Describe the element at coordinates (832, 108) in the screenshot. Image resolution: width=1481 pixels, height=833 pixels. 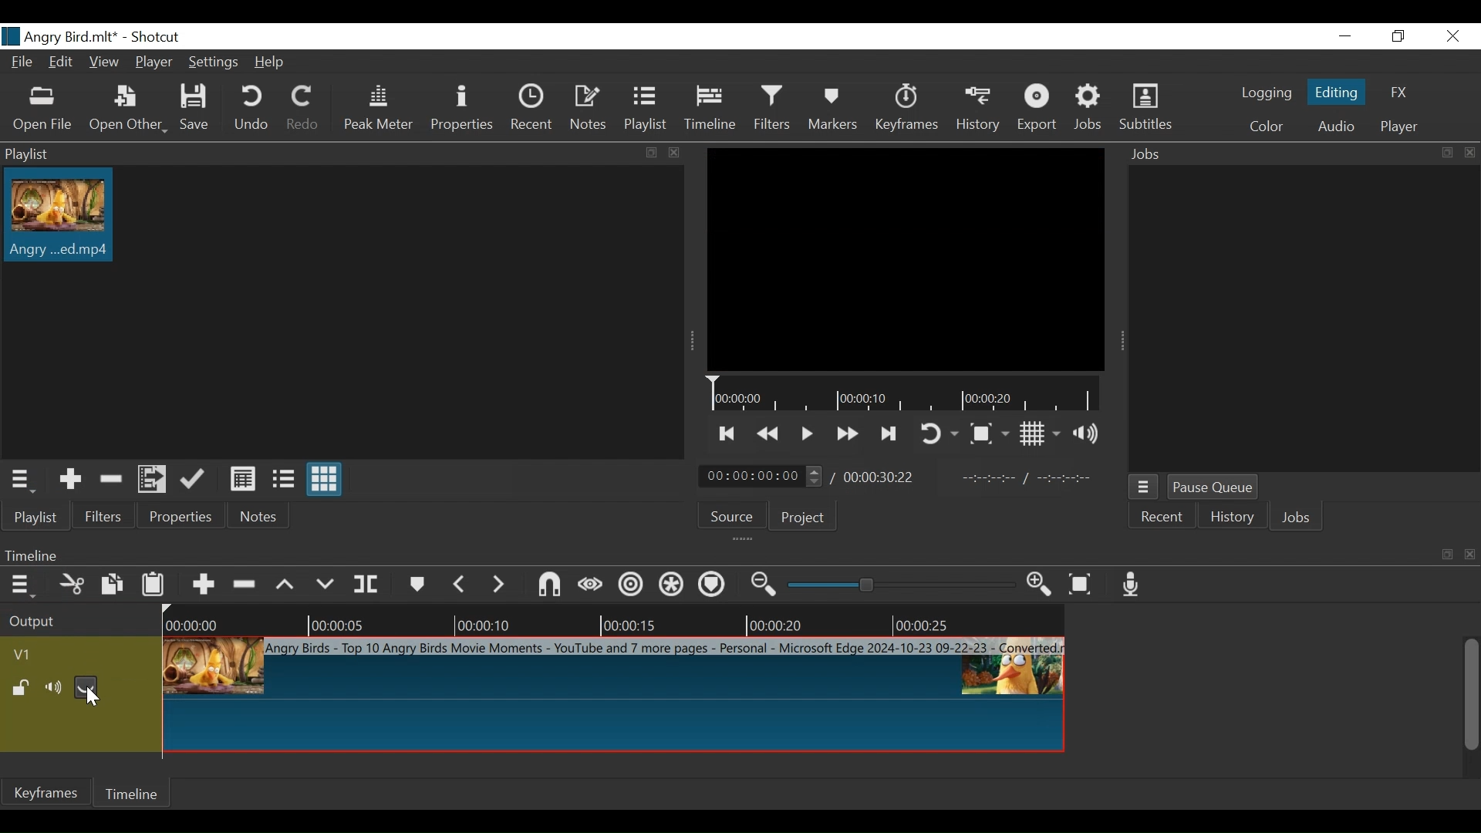
I see `Markers` at that location.